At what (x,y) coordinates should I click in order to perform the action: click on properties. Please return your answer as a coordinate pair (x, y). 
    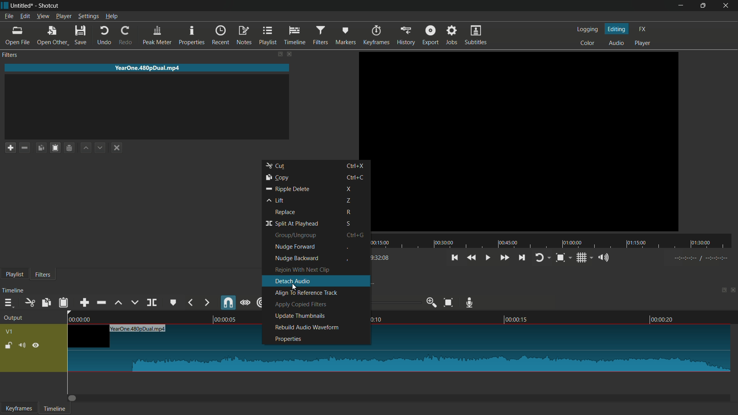
    Looking at the image, I should click on (288, 339).